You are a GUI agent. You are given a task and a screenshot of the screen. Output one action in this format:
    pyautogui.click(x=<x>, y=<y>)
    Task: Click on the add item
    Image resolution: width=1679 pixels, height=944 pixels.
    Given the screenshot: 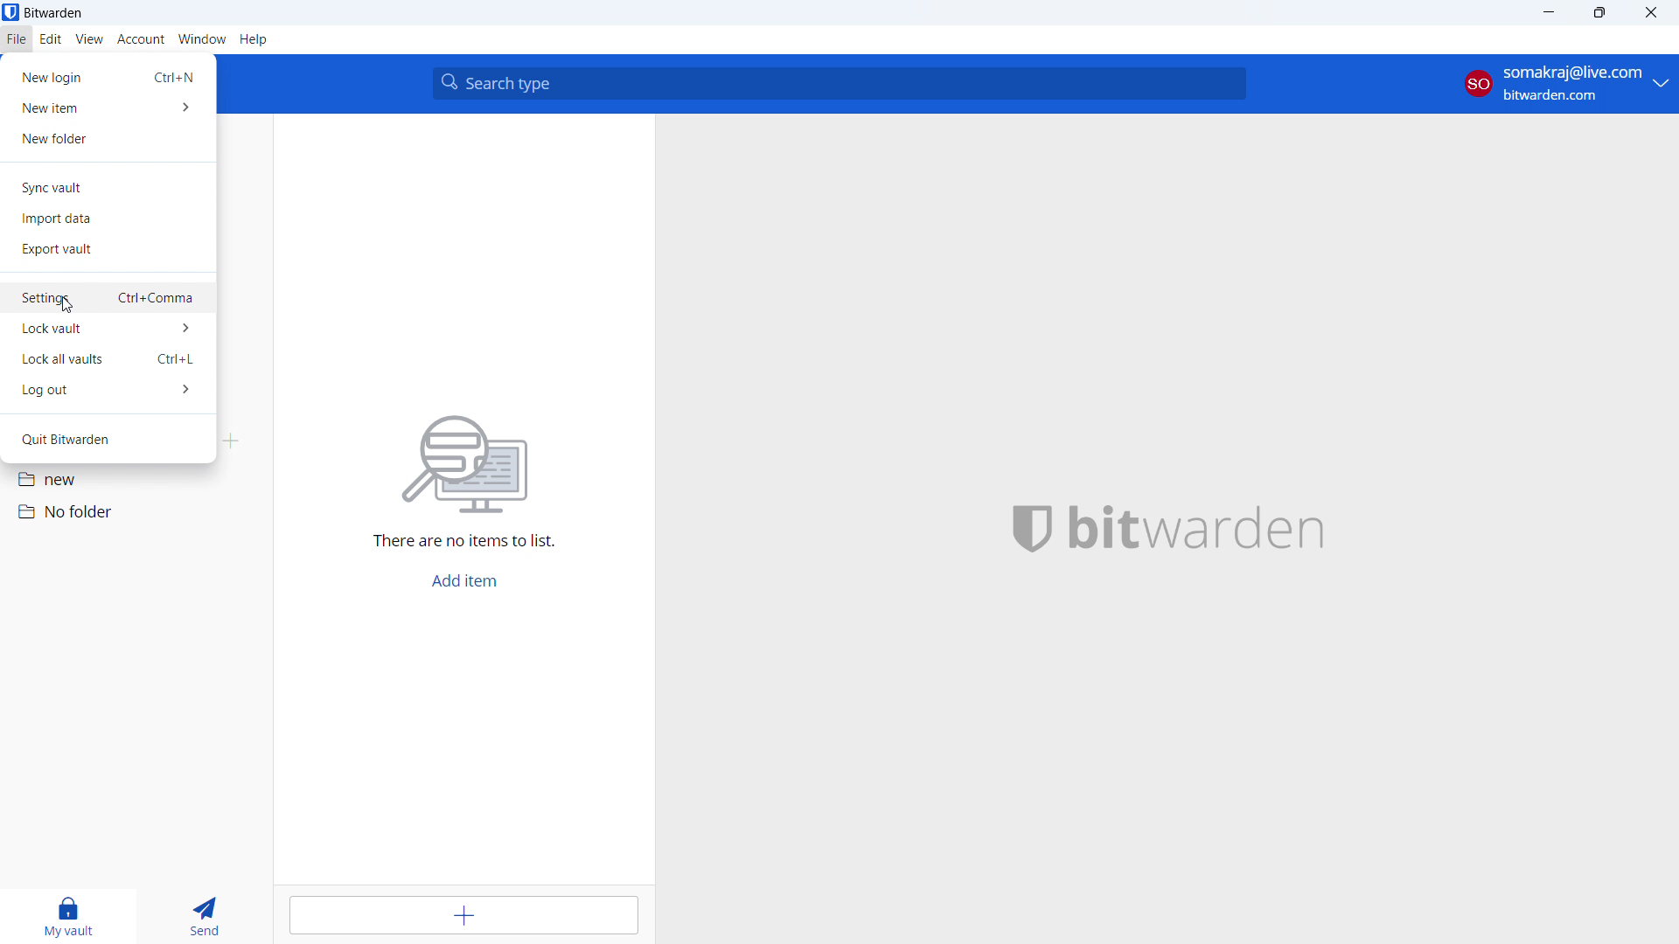 What is the action you would take?
    pyautogui.click(x=464, y=581)
    